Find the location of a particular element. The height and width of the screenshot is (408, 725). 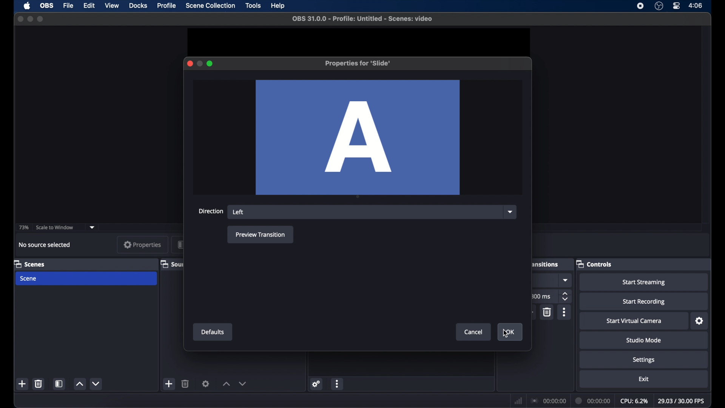

stepper button is located at coordinates (566, 296).